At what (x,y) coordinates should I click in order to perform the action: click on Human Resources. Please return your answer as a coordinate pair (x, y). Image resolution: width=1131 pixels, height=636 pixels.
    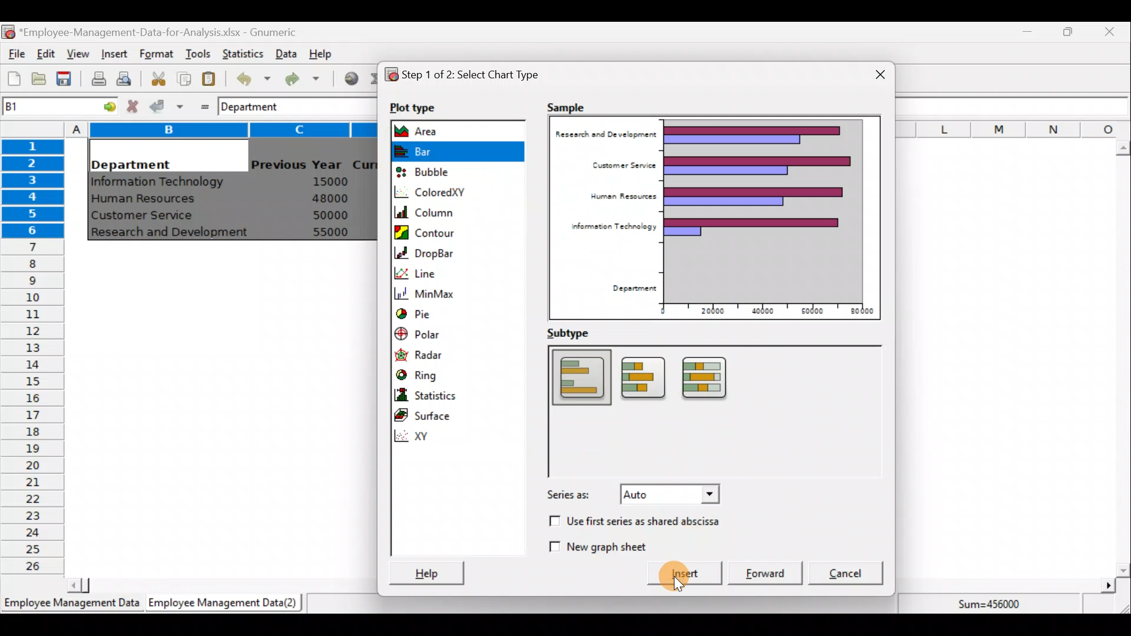
    Looking at the image, I should click on (149, 200).